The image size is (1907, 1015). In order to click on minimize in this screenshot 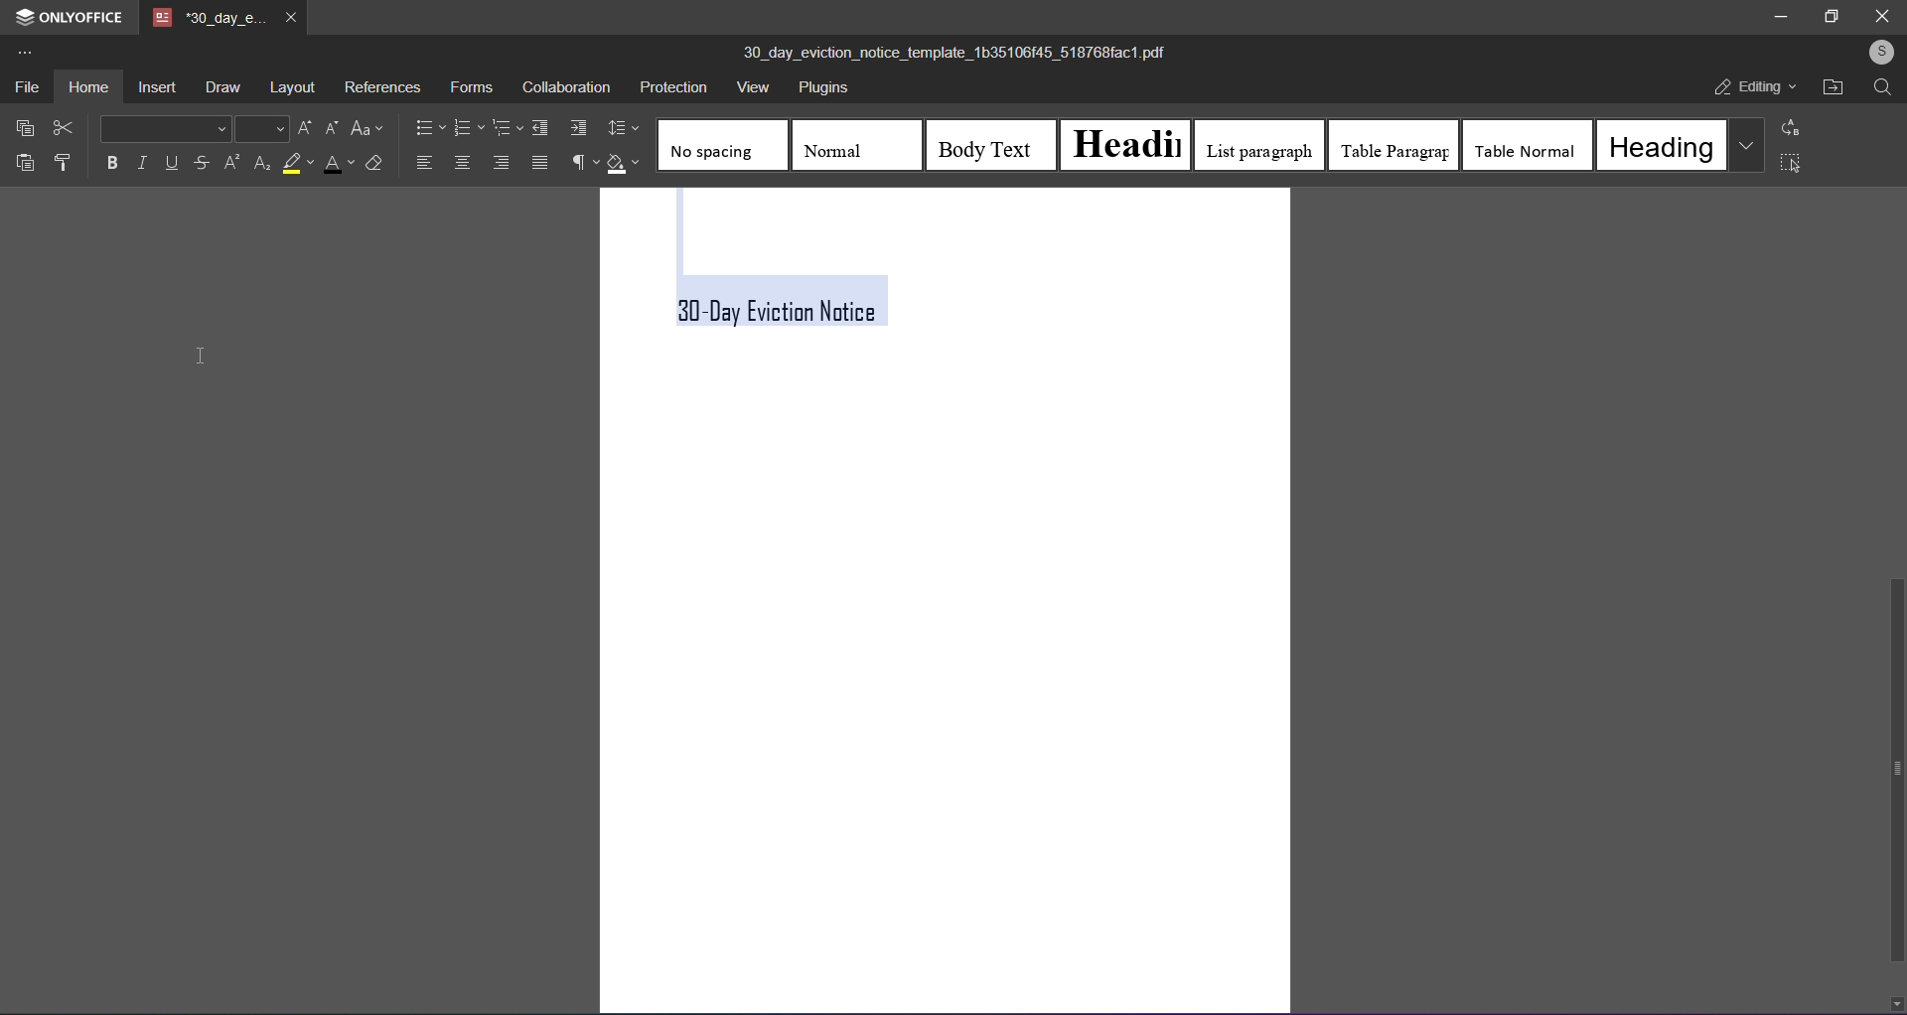, I will do `click(1785, 15)`.